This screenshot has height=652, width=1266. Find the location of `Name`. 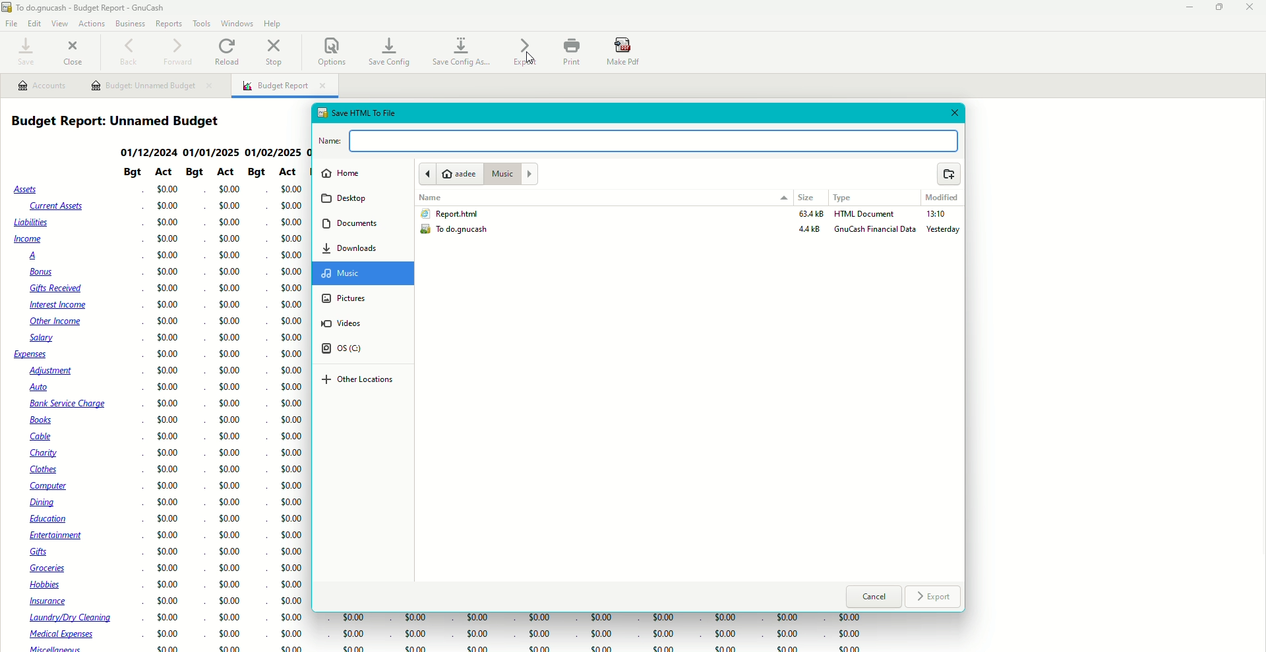

Name is located at coordinates (433, 198).